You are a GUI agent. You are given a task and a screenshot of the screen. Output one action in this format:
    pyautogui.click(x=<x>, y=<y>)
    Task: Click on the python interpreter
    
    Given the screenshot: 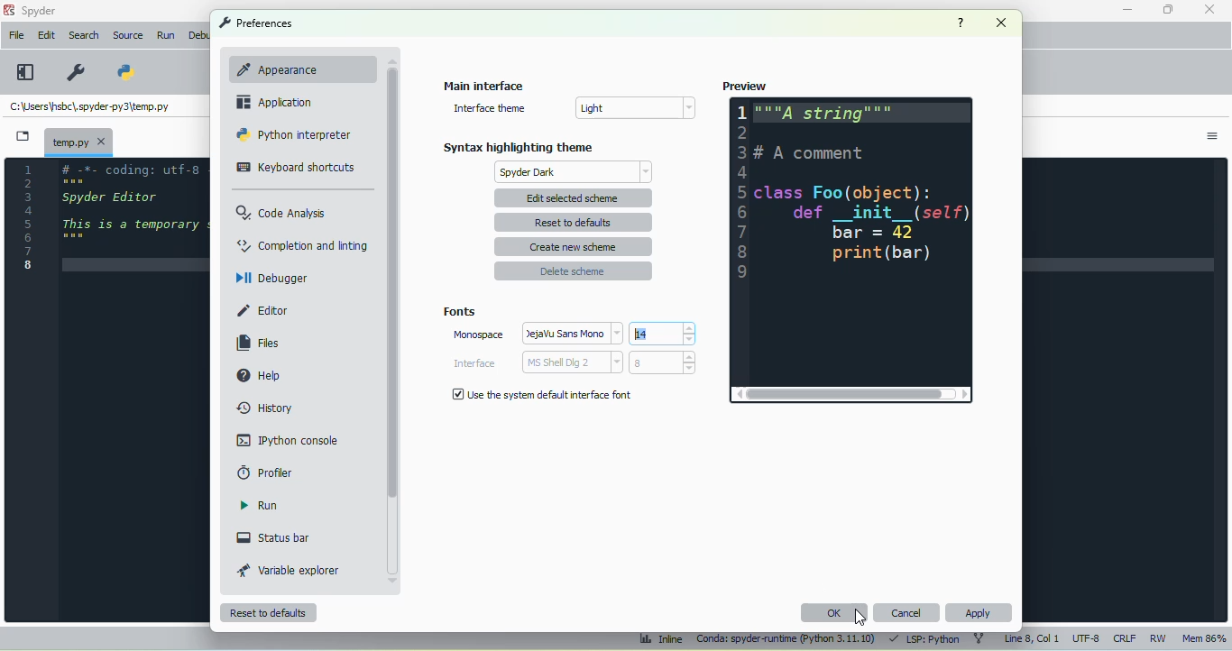 What is the action you would take?
    pyautogui.click(x=295, y=134)
    